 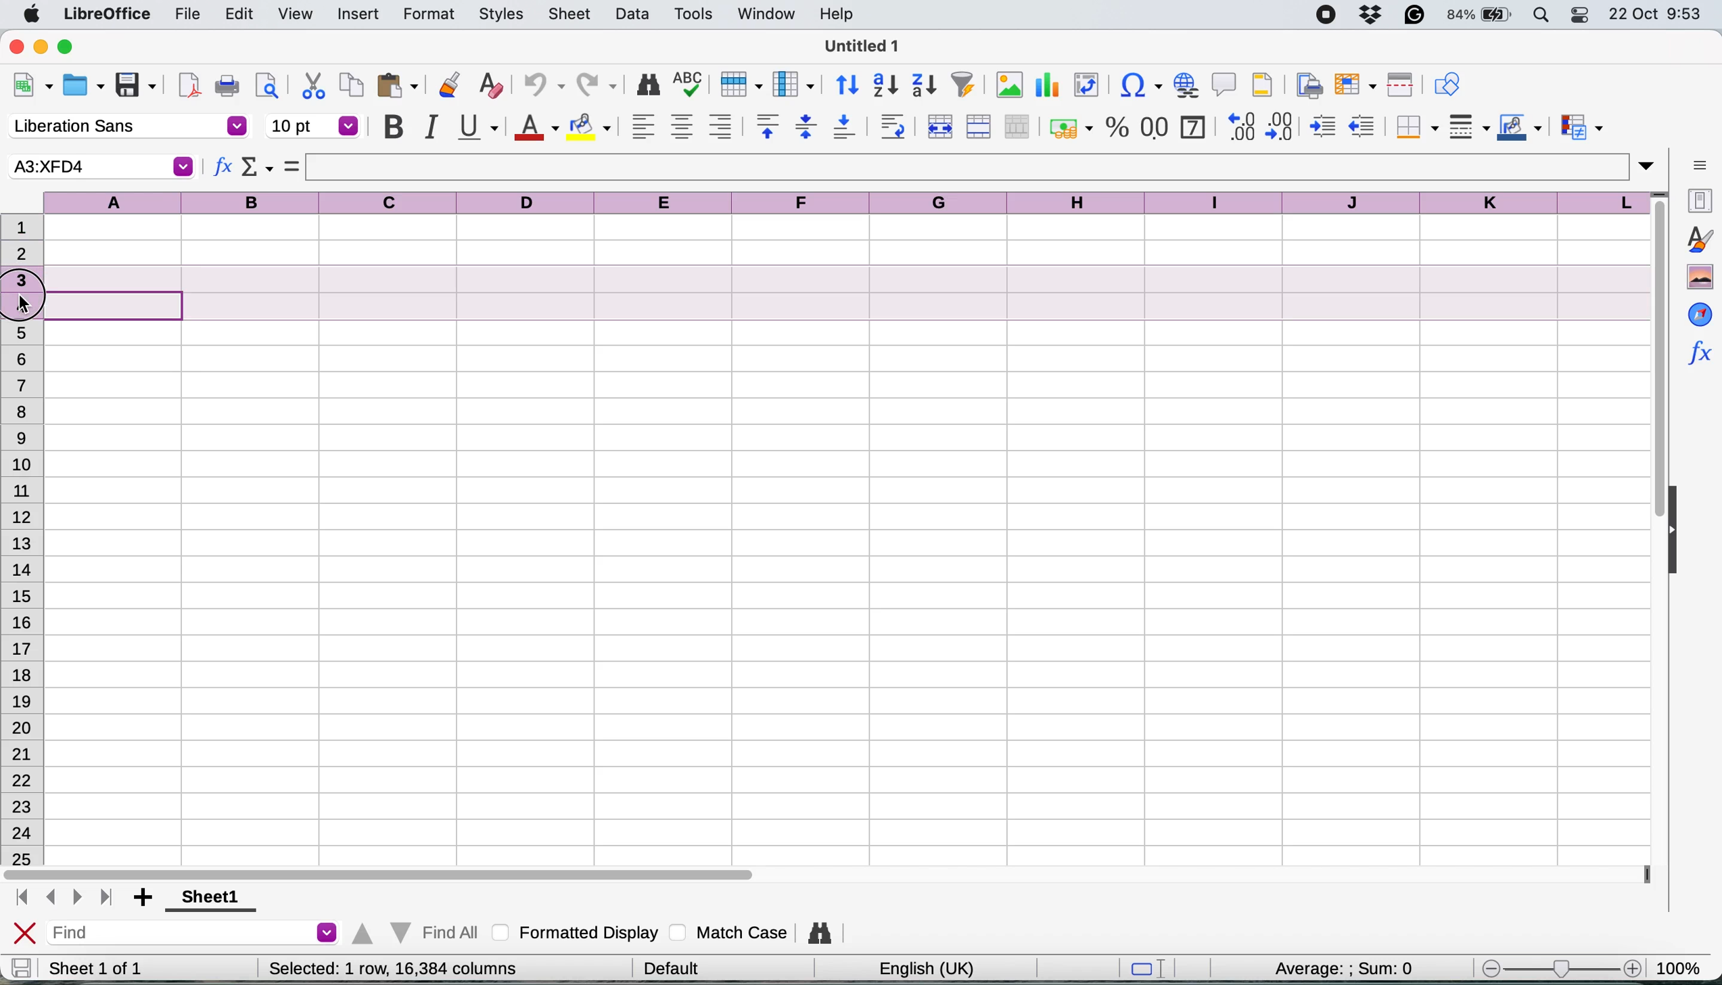 What do you see at coordinates (393, 127) in the screenshot?
I see `bold` at bounding box center [393, 127].